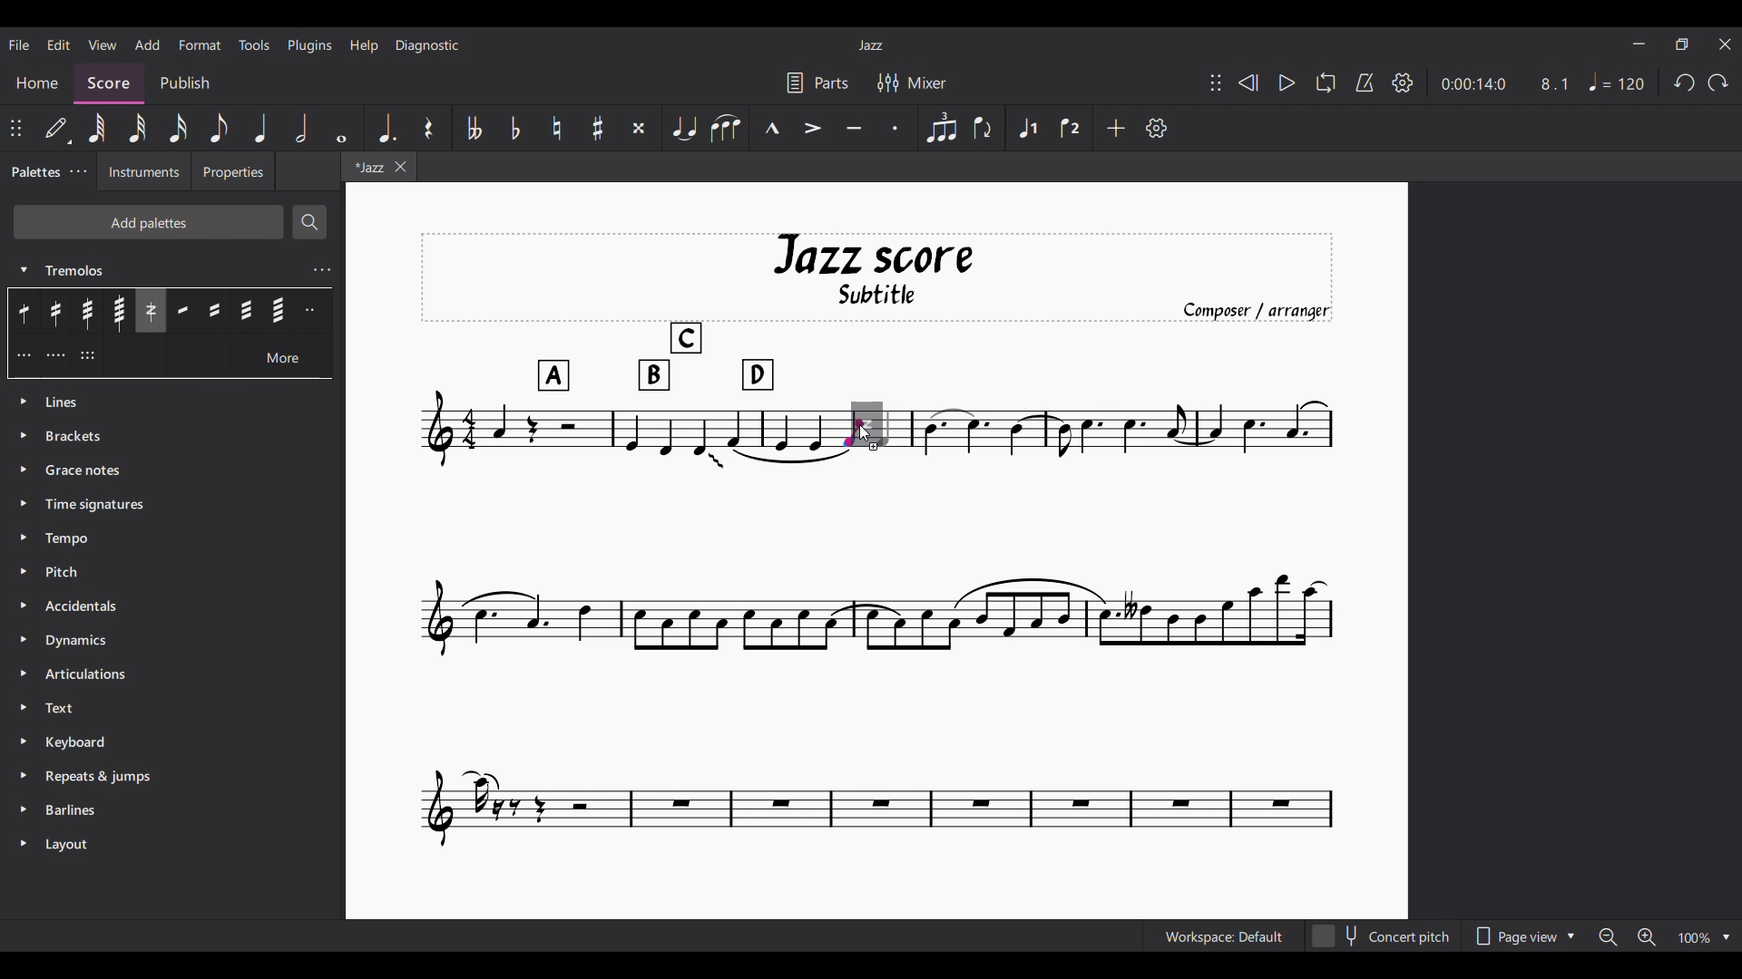 This screenshot has width=1742, height=979. What do you see at coordinates (185, 82) in the screenshot?
I see `Publish` at bounding box center [185, 82].